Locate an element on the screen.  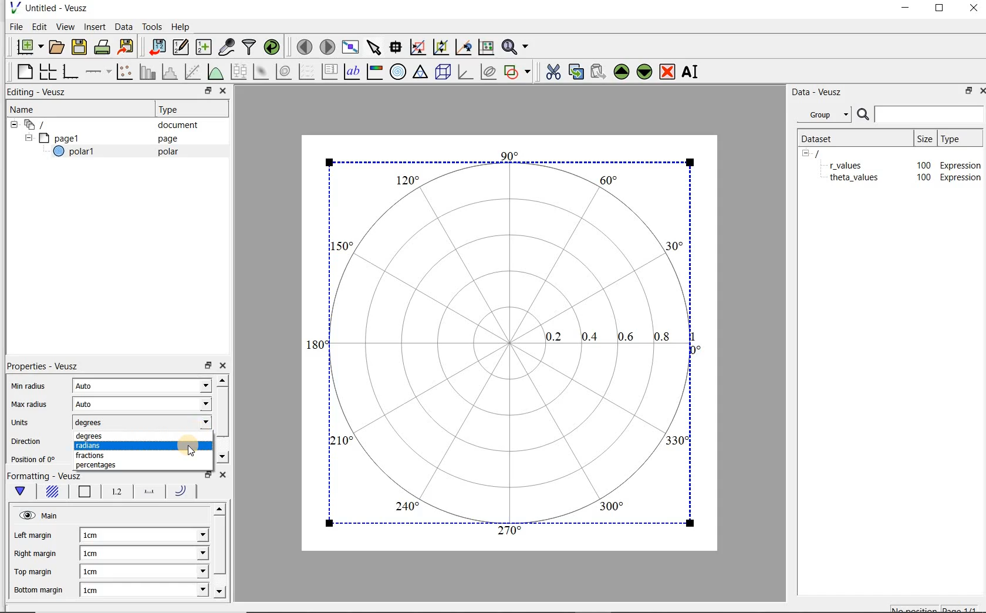
degrees is located at coordinates (102, 434).